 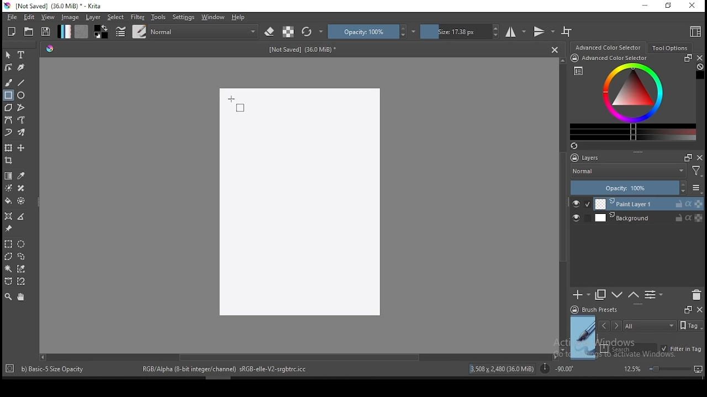 I want to click on tags, so click(x=650, y=325).